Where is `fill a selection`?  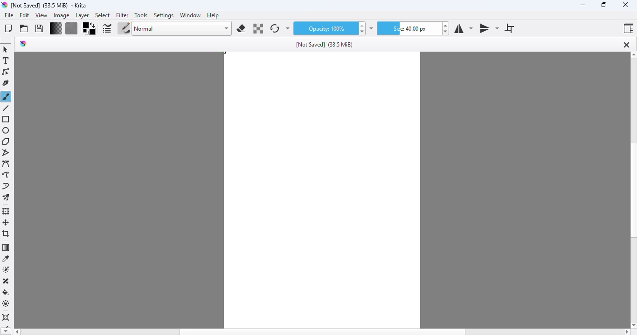
fill a selection is located at coordinates (7, 293).